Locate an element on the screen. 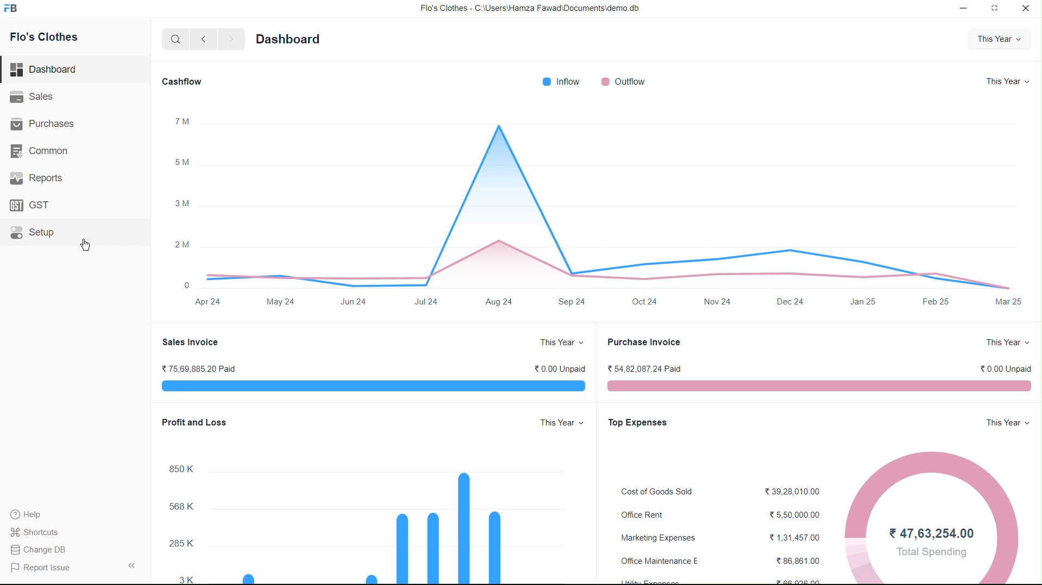  Profit and Loss is located at coordinates (190, 421).